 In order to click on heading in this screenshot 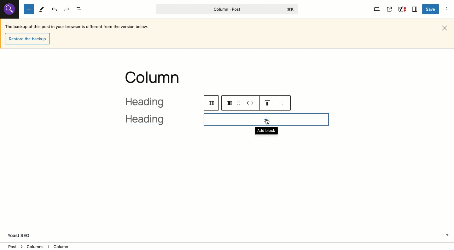, I will do `click(152, 112)`.